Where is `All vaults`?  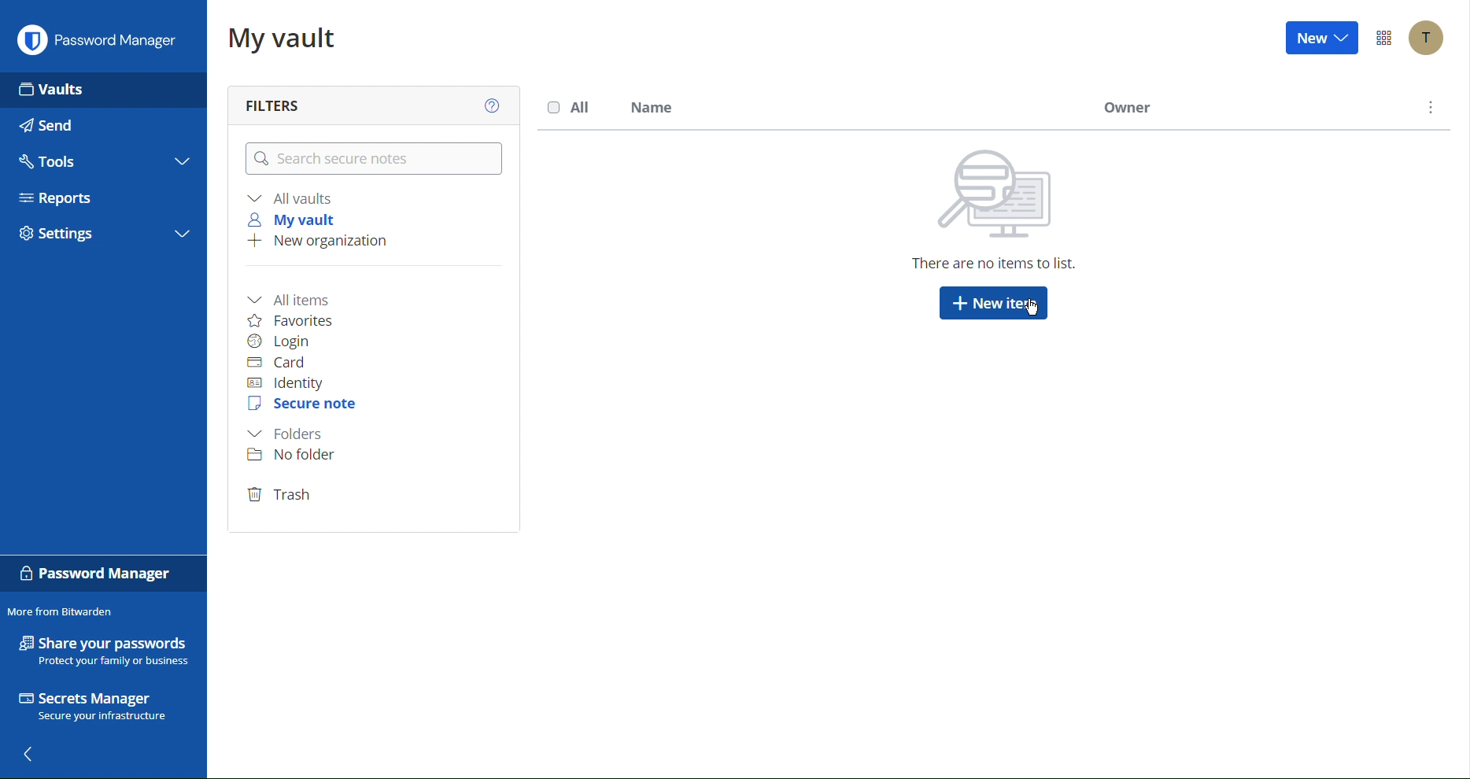 All vaults is located at coordinates (290, 198).